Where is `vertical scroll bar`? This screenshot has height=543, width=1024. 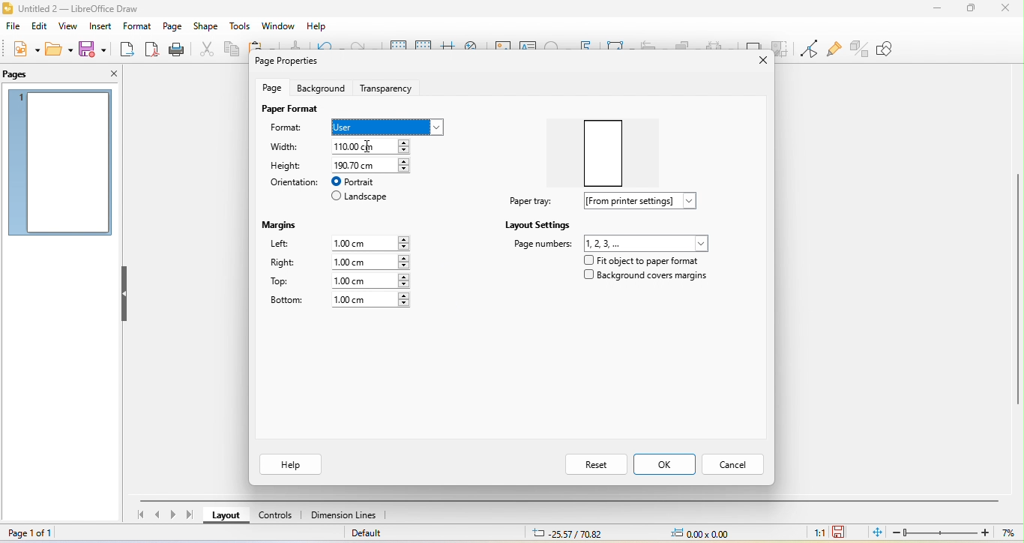
vertical scroll bar is located at coordinates (1017, 285).